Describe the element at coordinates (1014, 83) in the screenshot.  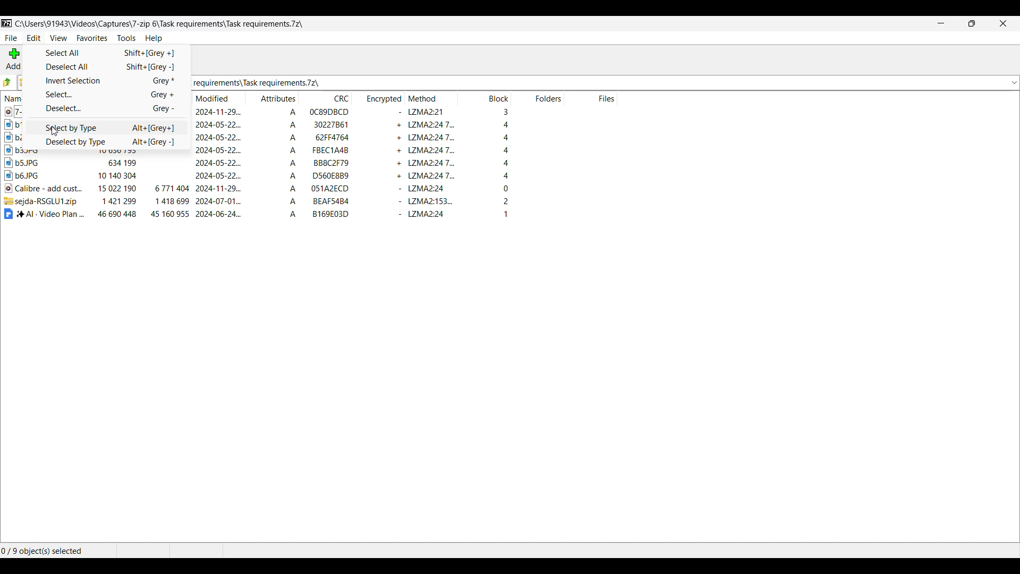
I see `dropdown` at that location.